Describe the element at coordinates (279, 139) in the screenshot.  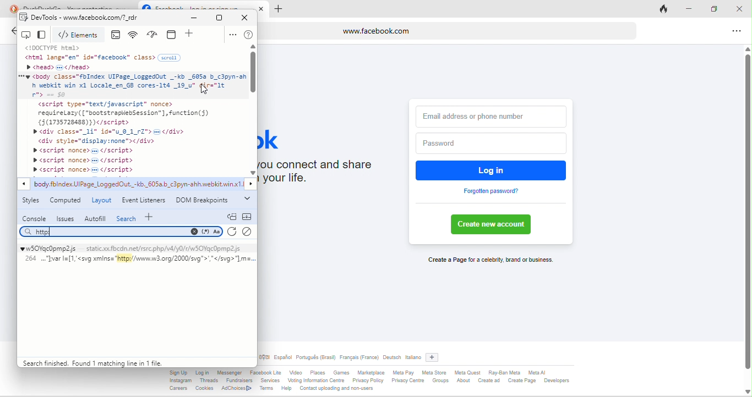
I see `facebook` at that location.